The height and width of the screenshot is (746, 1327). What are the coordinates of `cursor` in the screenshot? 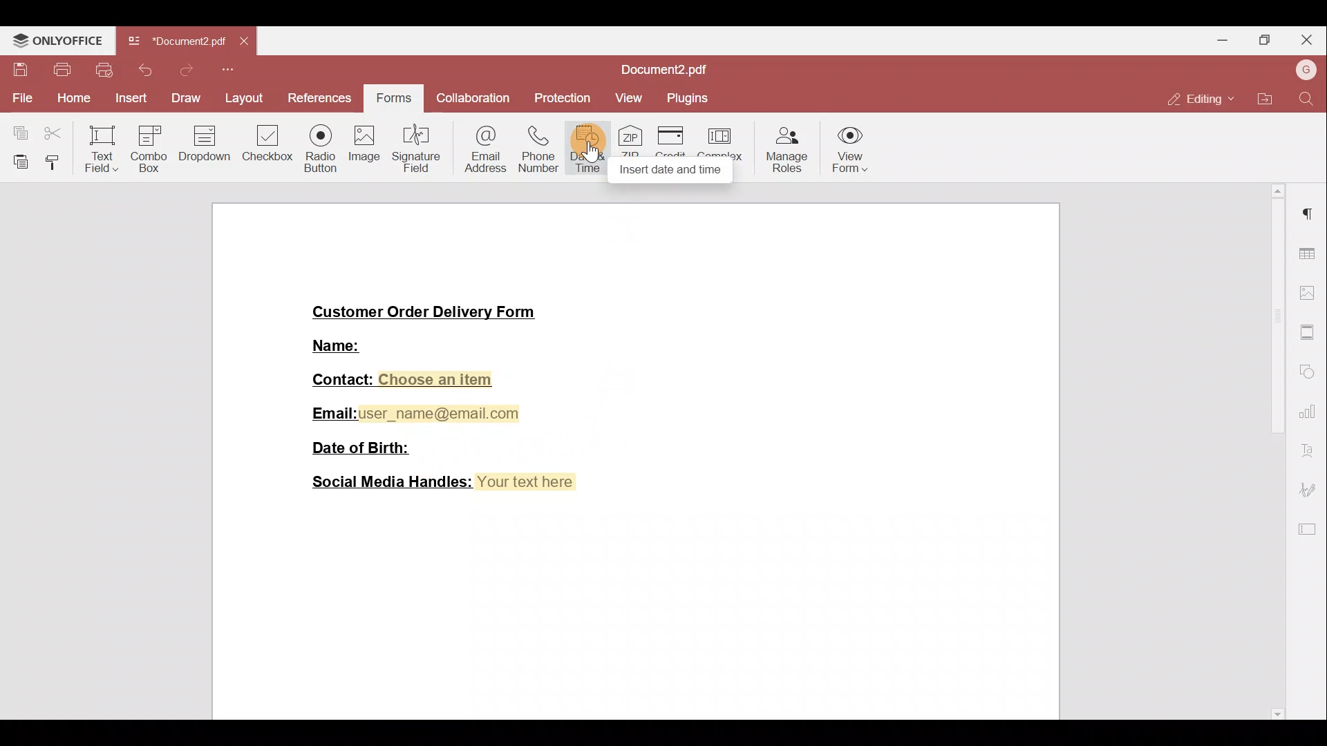 It's located at (591, 153).